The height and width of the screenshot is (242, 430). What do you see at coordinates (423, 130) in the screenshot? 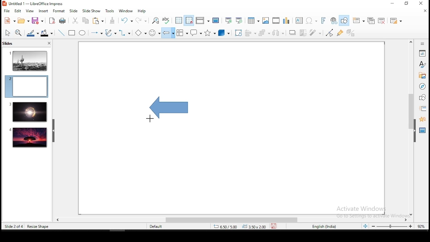
I see `master slides` at bounding box center [423, 130].